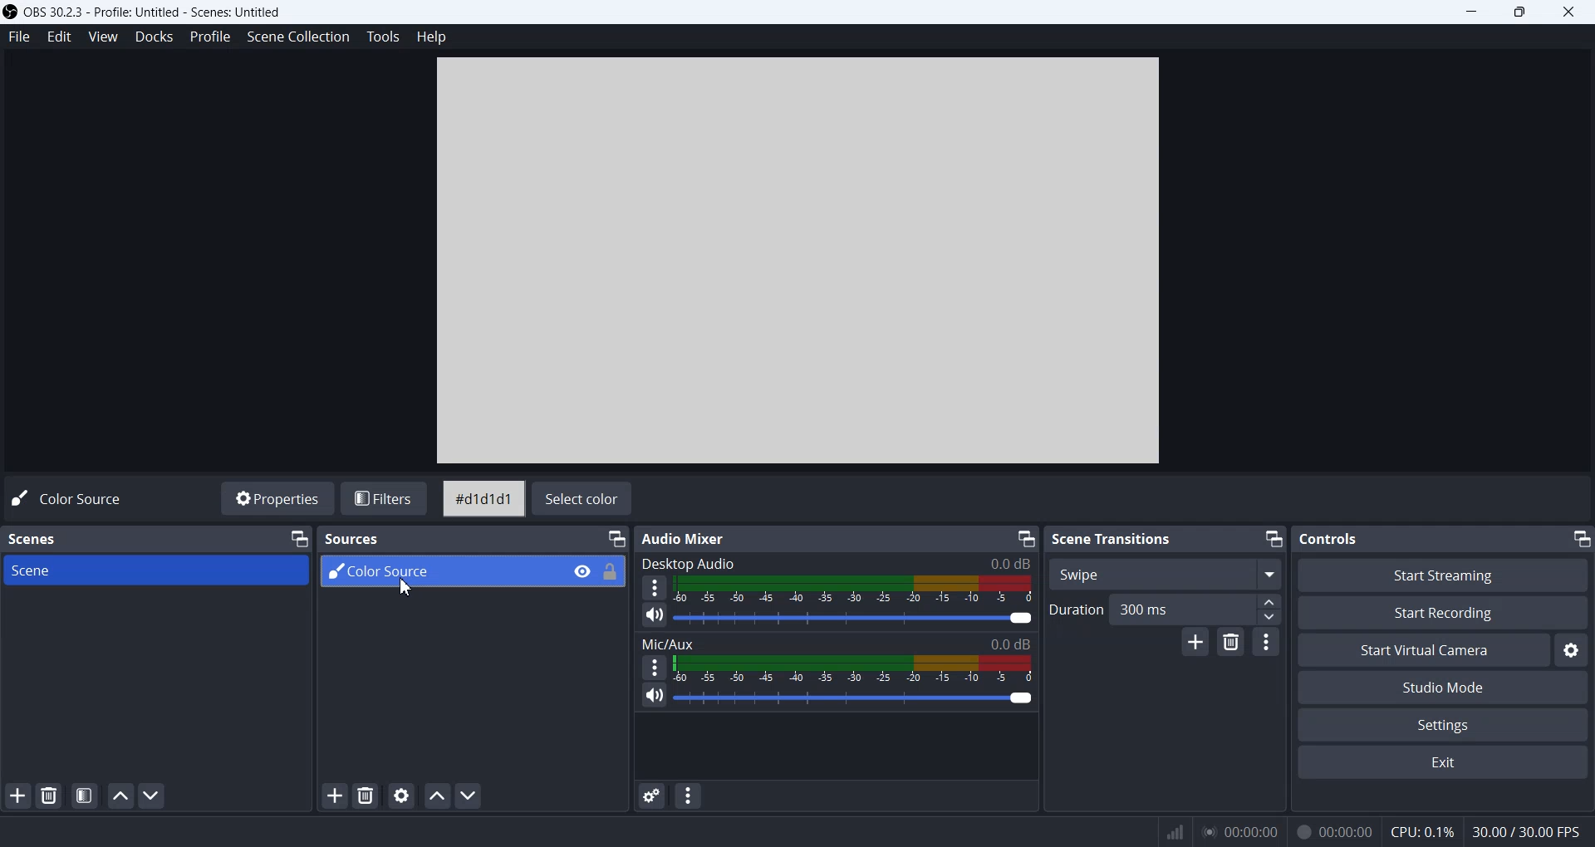  I want to click on Filters, so click(385, 499).